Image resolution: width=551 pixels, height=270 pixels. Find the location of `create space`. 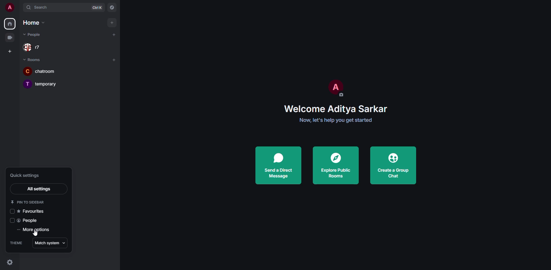

create space is located at coordinates (9, 52).